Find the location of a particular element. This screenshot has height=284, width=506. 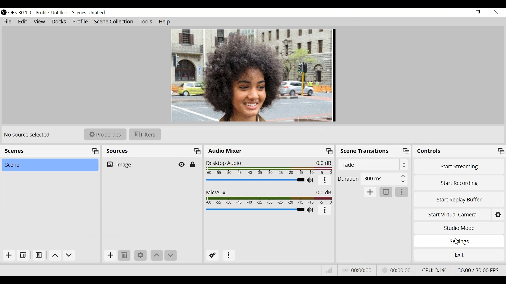

Profile is located at coordinates (52, 13).